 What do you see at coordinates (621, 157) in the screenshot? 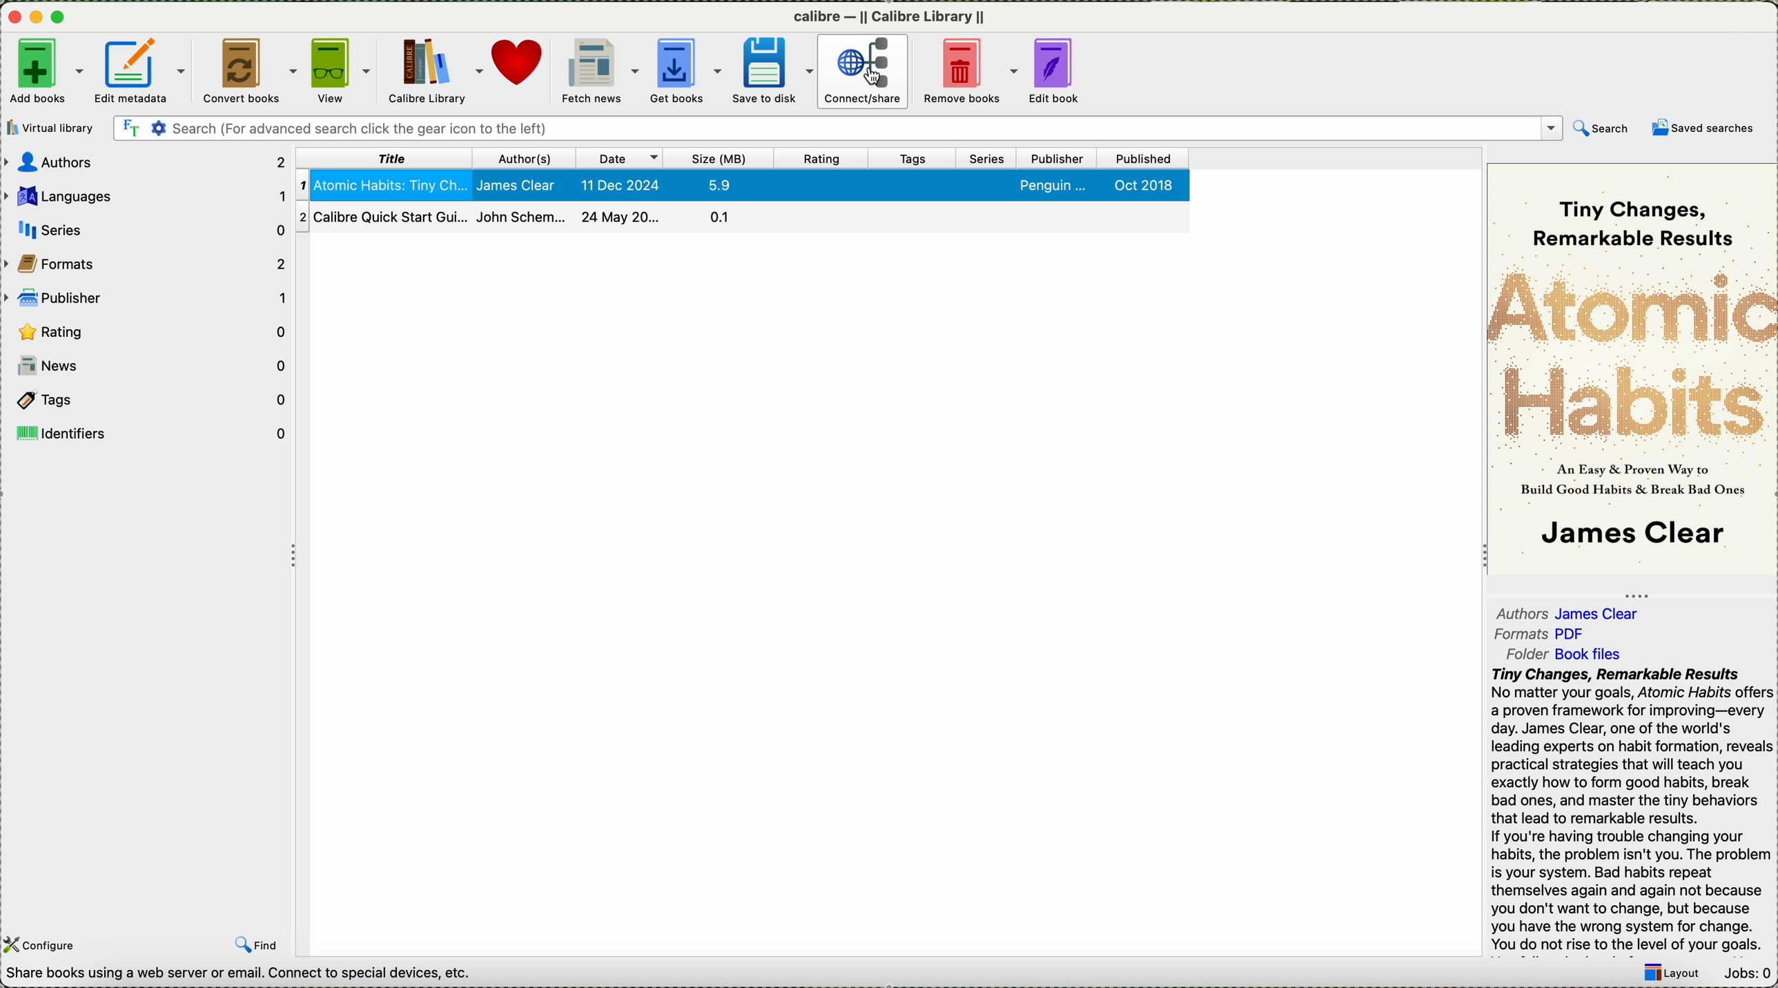
I see `date` at bounding box center [621, 157].